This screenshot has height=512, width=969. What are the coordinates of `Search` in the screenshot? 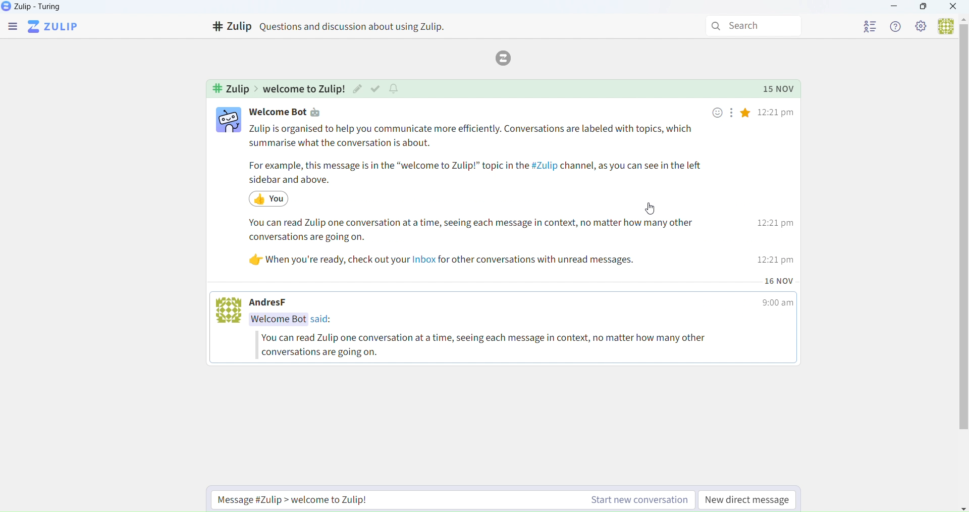 It's located at (749, 24).